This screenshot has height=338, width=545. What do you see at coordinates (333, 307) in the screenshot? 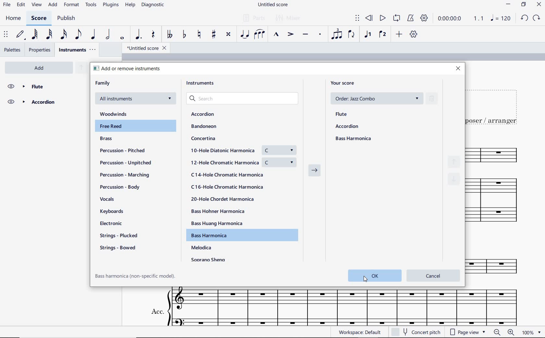
I see `ACC.` at bounding box center [333, 307].